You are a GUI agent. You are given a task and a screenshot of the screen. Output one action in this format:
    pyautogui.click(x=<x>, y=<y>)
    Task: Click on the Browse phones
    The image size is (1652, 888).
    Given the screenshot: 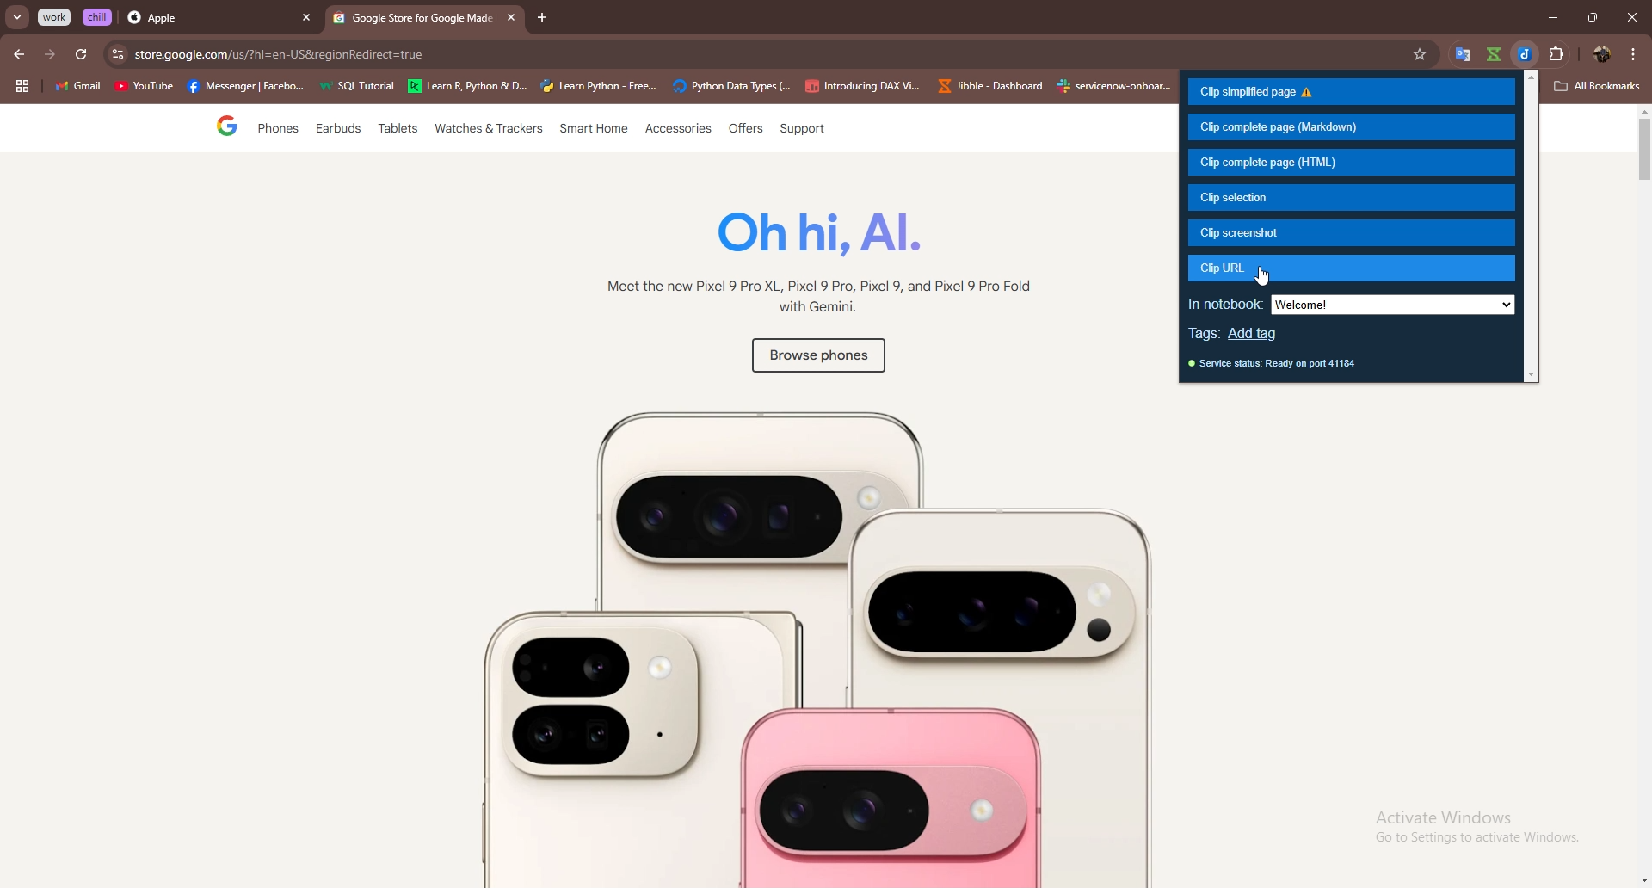 What is the action you would take?
    pyautogui.click(x=816, y=359)
    